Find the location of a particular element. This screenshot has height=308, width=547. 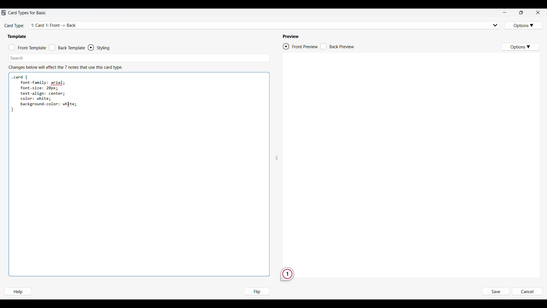

Save is located at coordinates (495, 292).